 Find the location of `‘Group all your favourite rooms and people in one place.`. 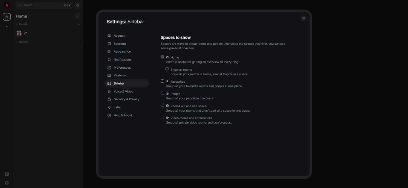

‘Group all your favourite rooms and people in one place. is located at coordinates (214, 87).